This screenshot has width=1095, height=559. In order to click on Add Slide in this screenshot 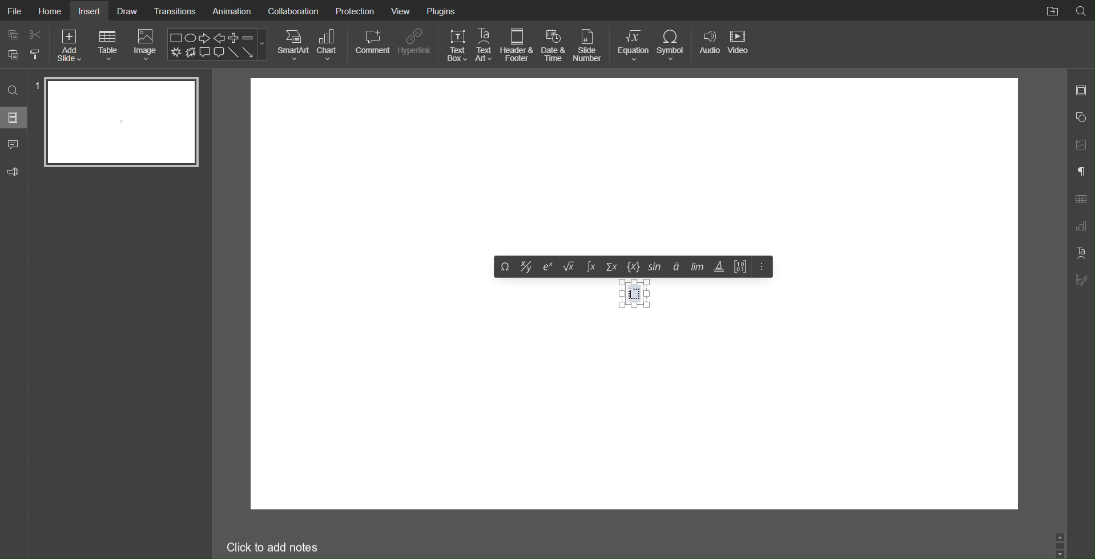, I will do `click(70, 46)`.